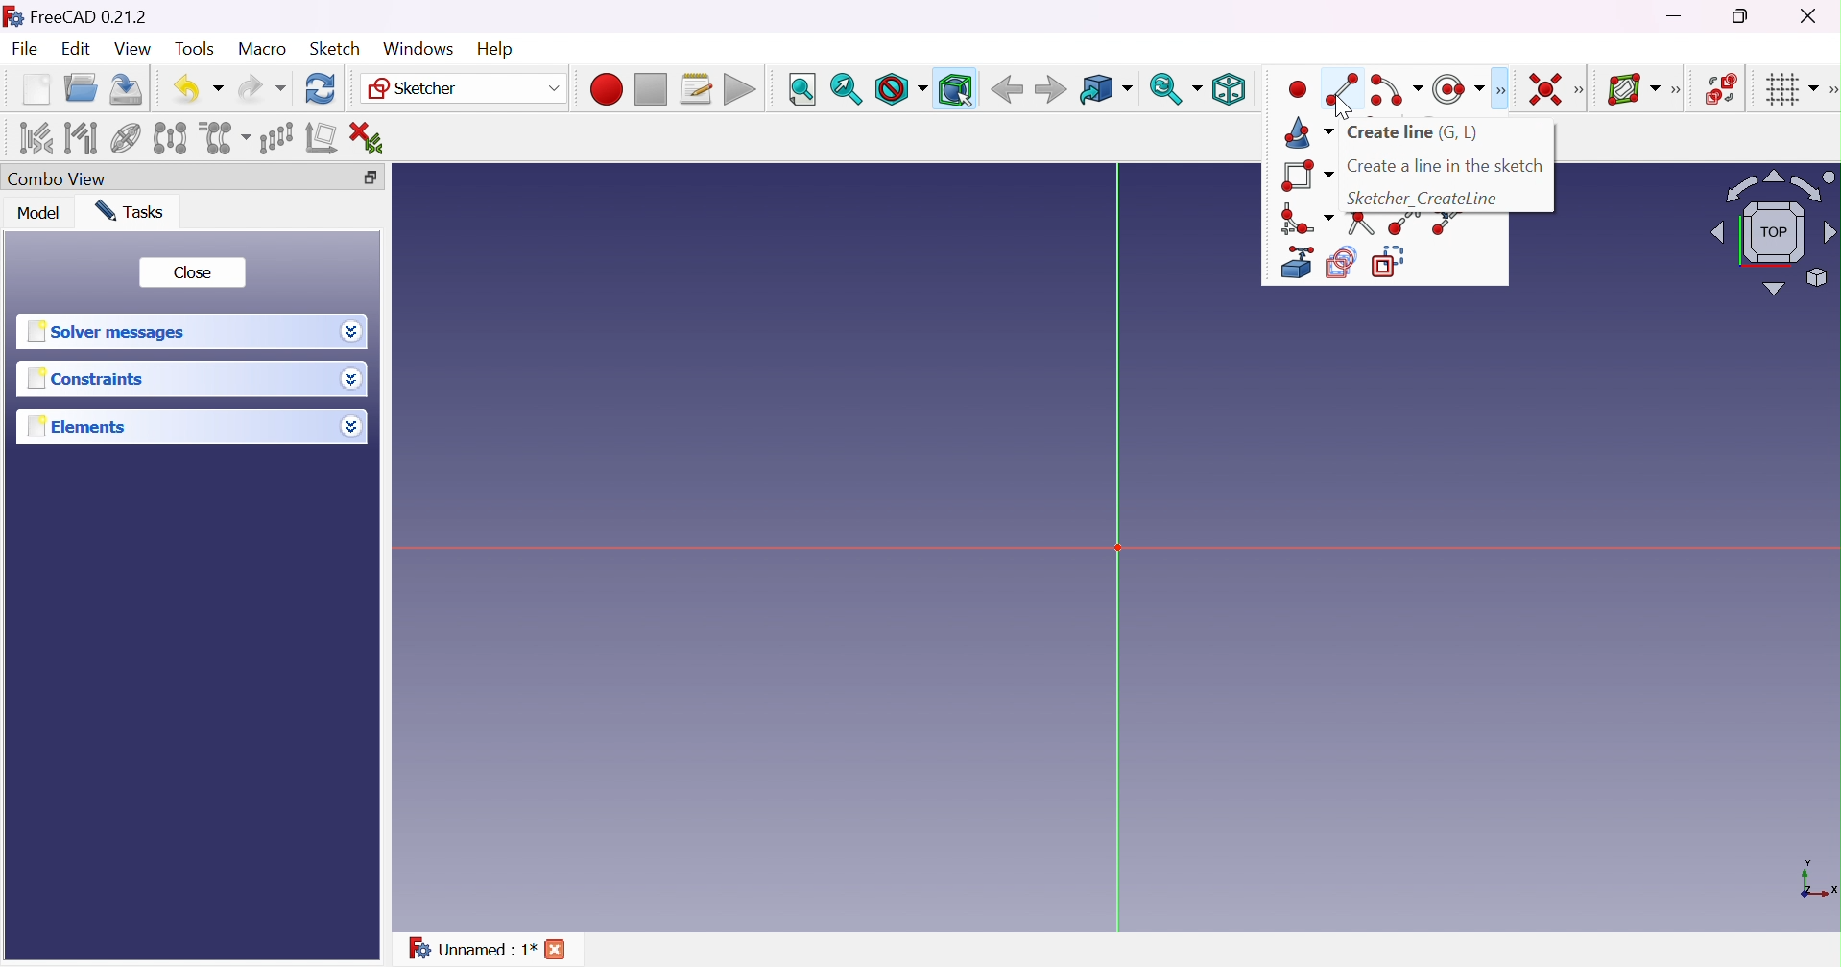 The image size is (1841, 967). Describe the element at coordinates (1723, 89) in the screenshot. I see `Switch virtual space` at that location.